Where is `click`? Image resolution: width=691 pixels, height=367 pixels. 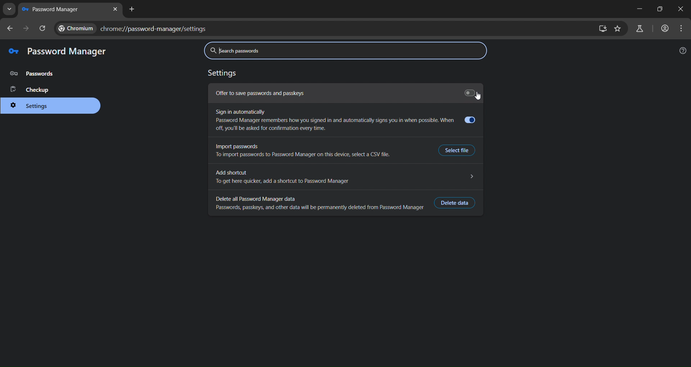
click is located at coordinates (479, 96).